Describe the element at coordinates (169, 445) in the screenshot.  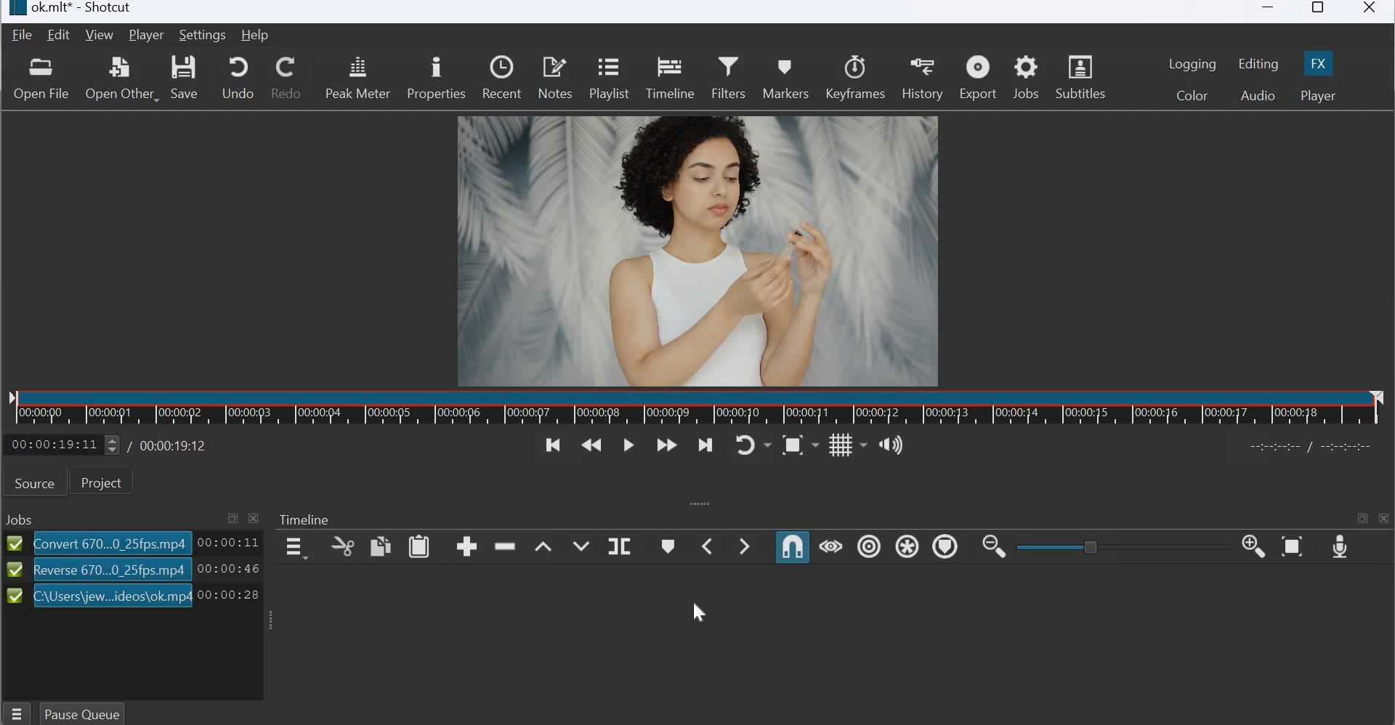
I see `Total duration` at that location.